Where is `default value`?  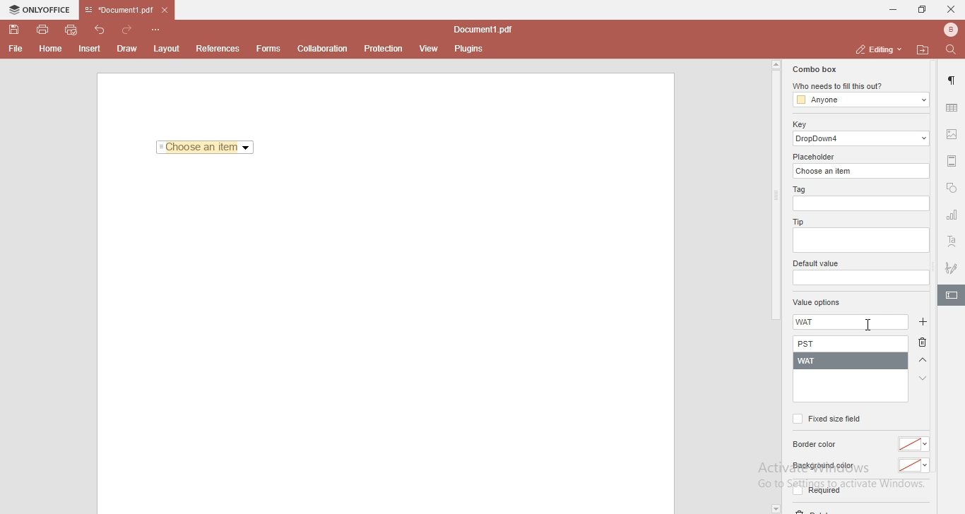
default value is located at coordinates (817, 264).